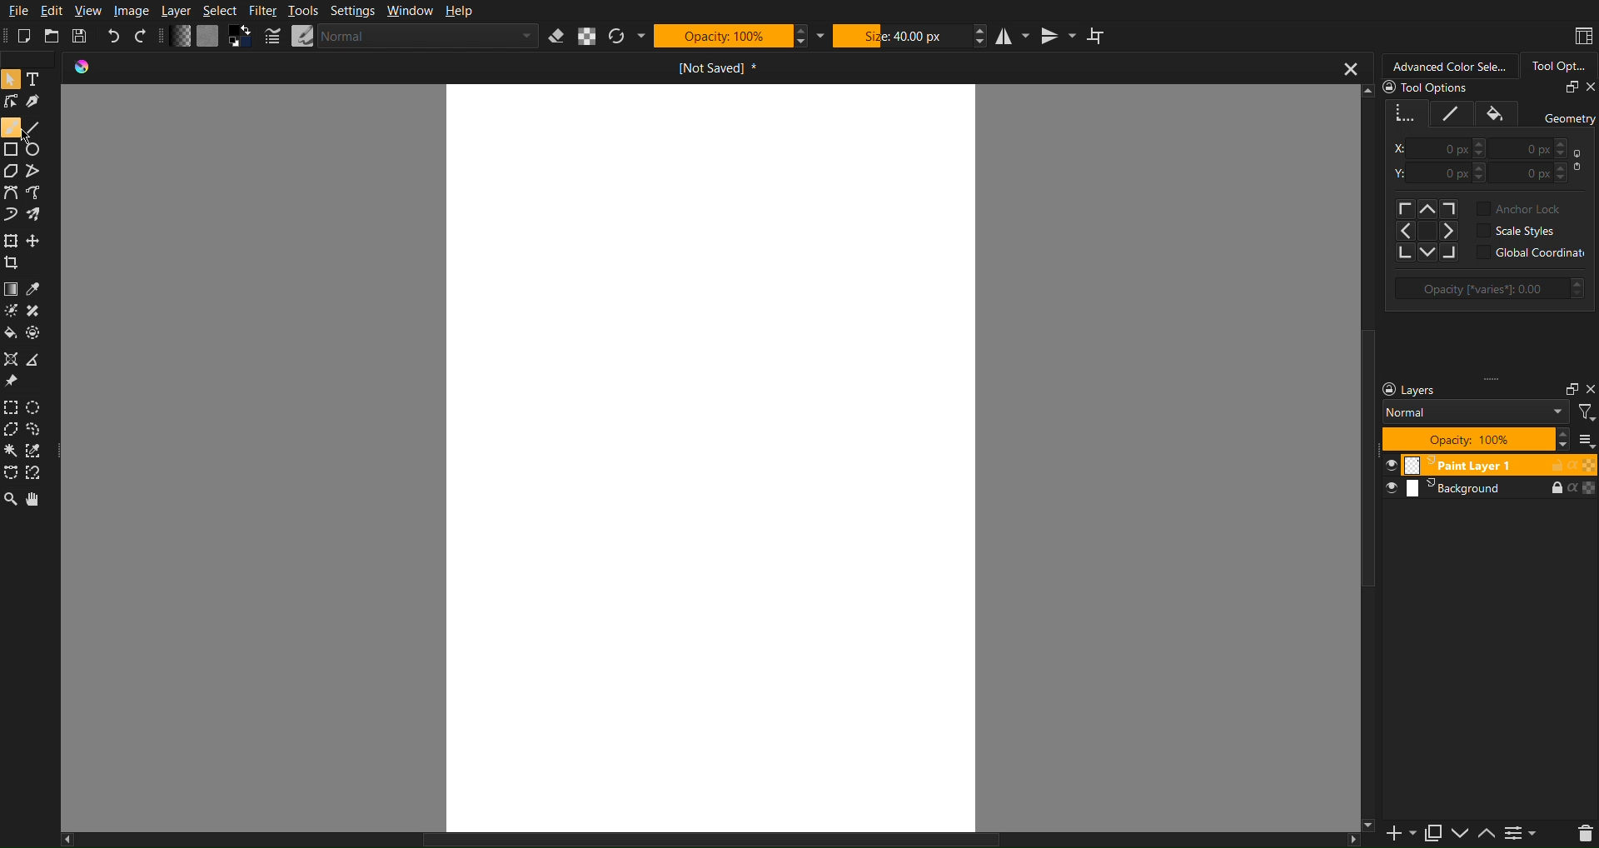 The image size is (1599, 848). I want to click on Work Space, so click(711, 458).